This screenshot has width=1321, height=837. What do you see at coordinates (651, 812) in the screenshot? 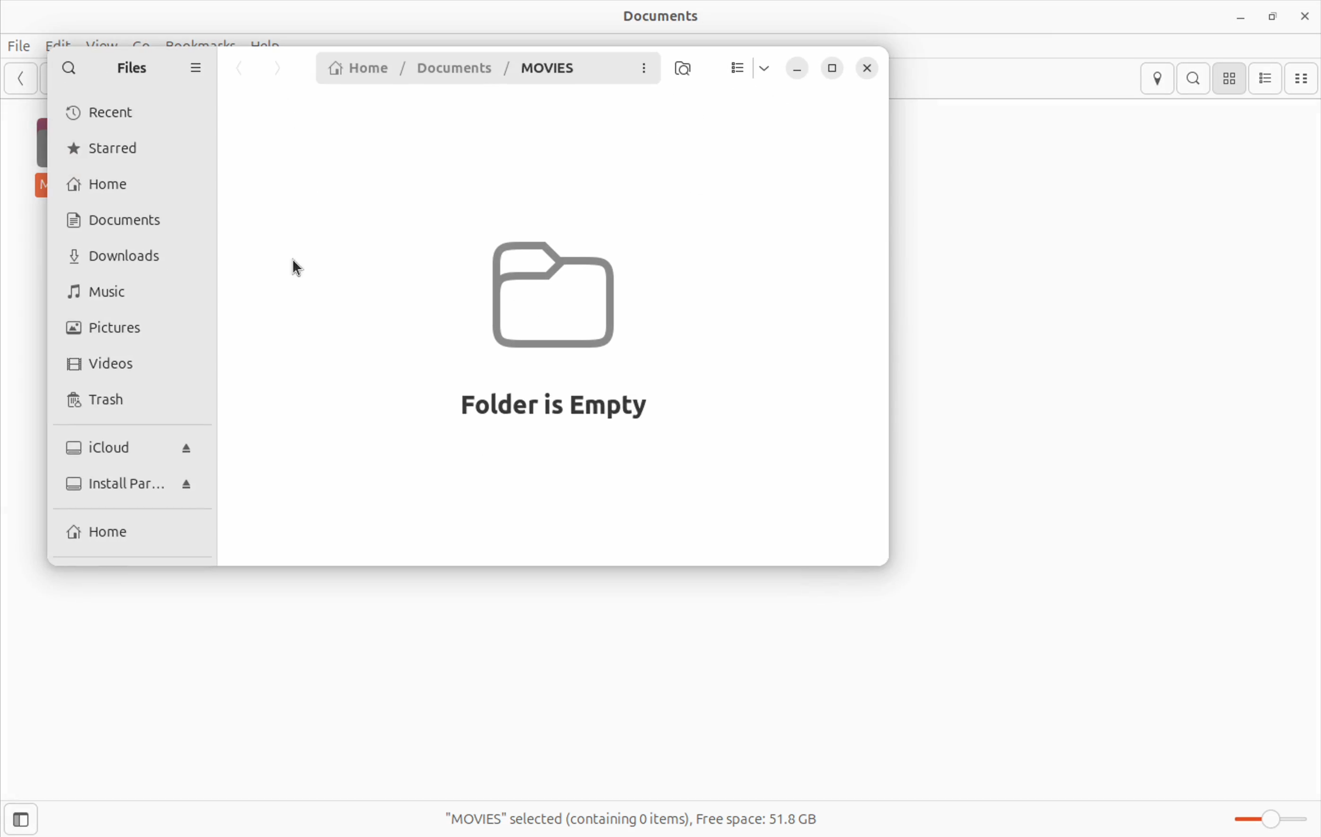
I see `"MOVIES" selected (containing 0 items), Free space: 51.8 GB` at bounding box center [651, 812].